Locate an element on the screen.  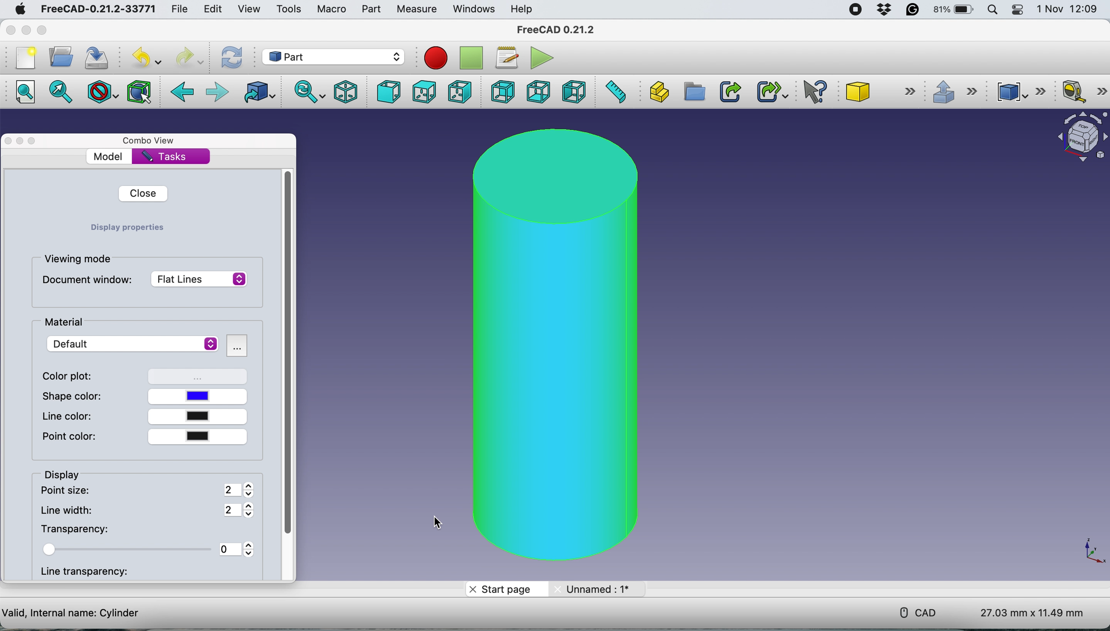
cursor is located at coordinates (239, 400).